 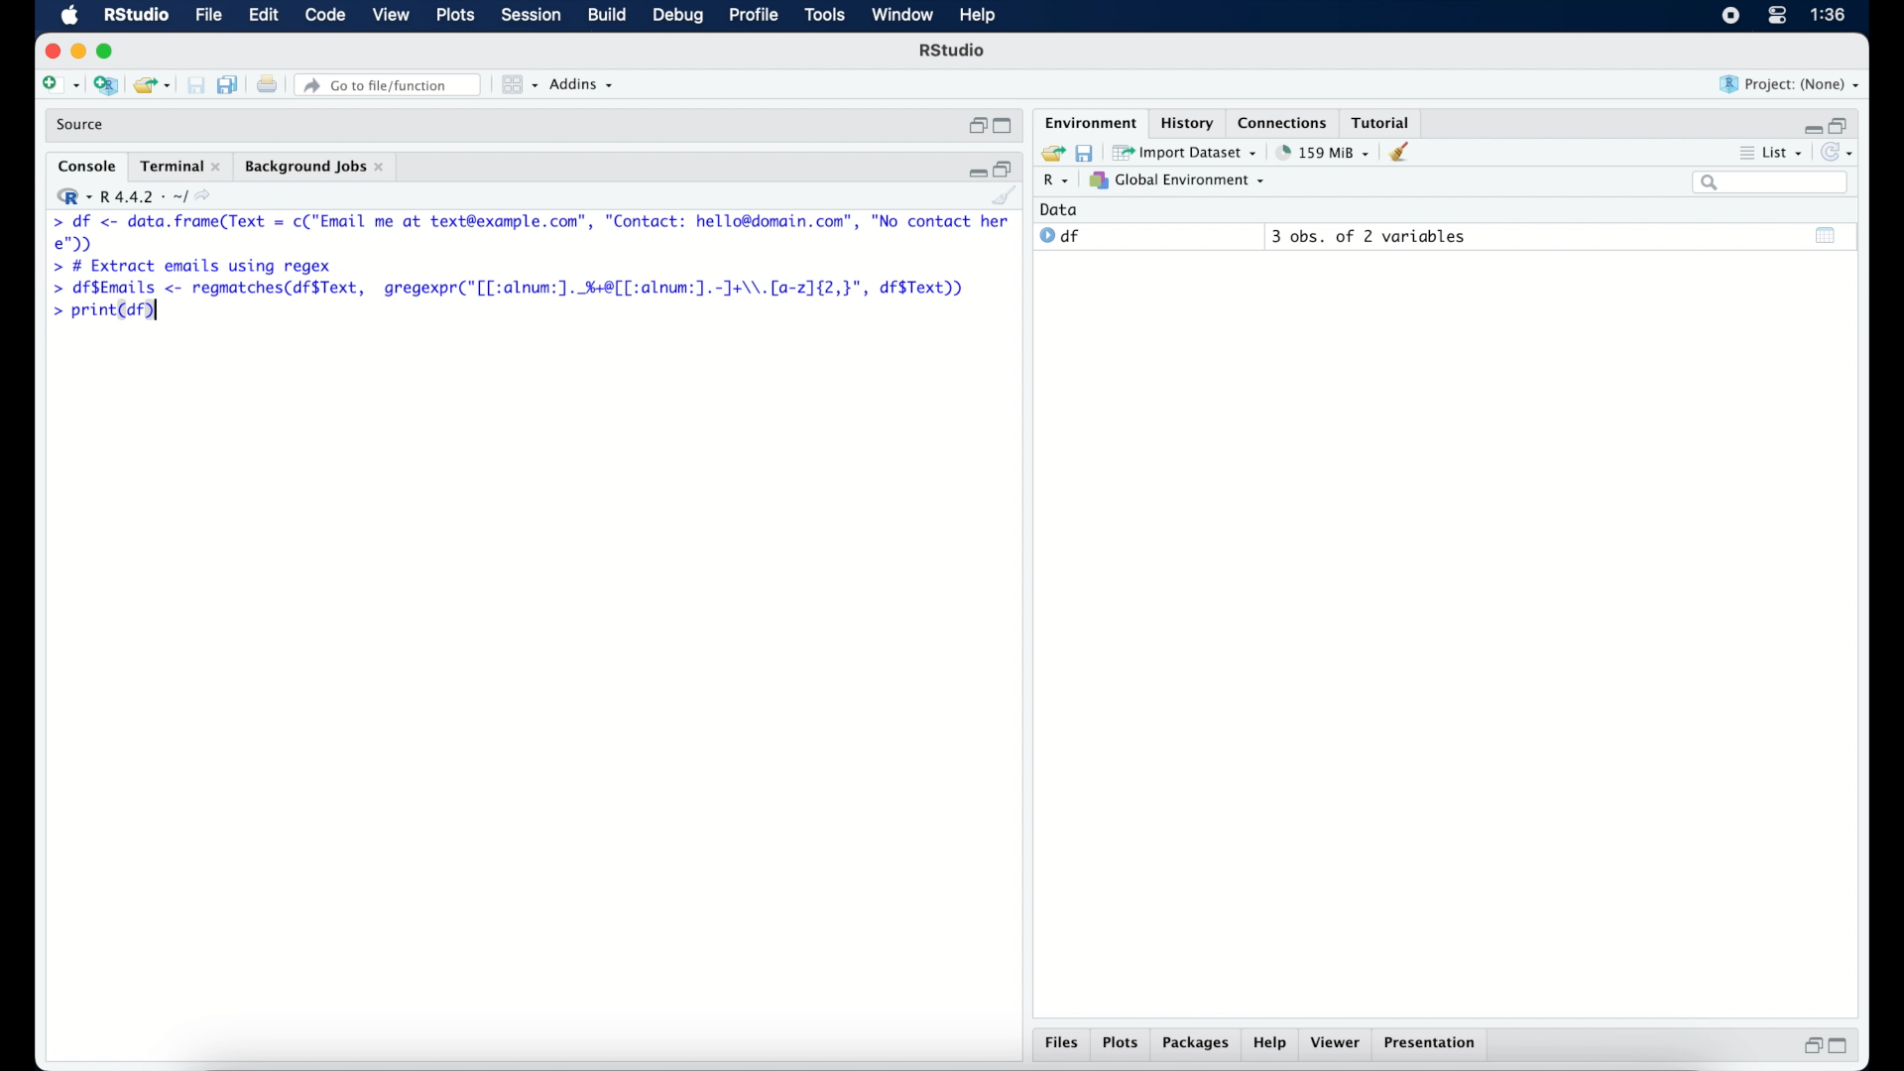 What do you see at coordinates (1271, 1044) in the screenshot?
I see `help` at bounding box center [1271, 1044].